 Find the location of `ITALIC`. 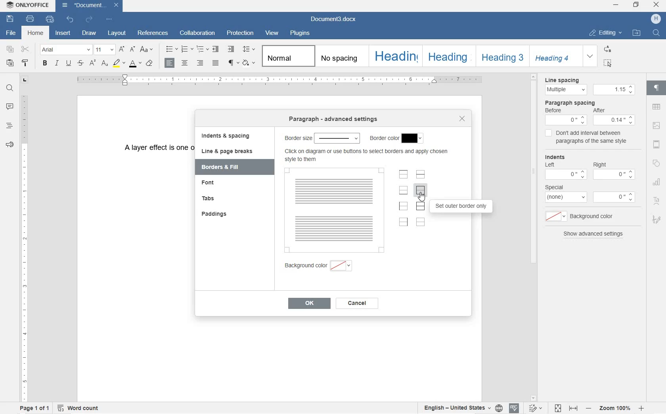

ITALIC is located at coordinates (57, 63).